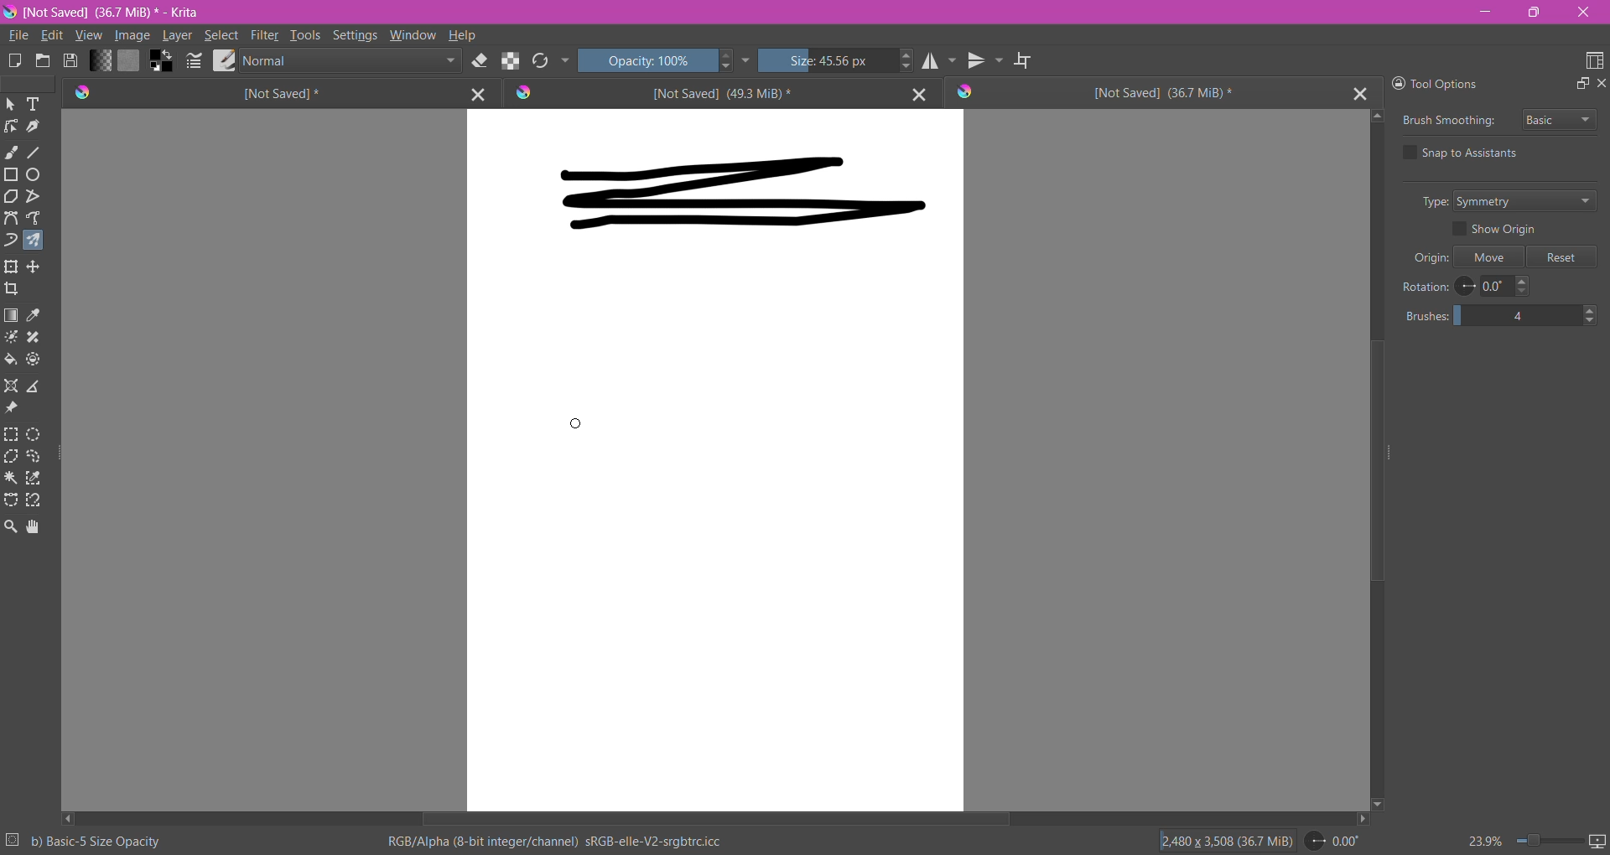 Image resolution: width=1610 pixels, height=855 pixels. Describe the element at coordinates (463, 35) in the screenshot. I see `Help` at that location.